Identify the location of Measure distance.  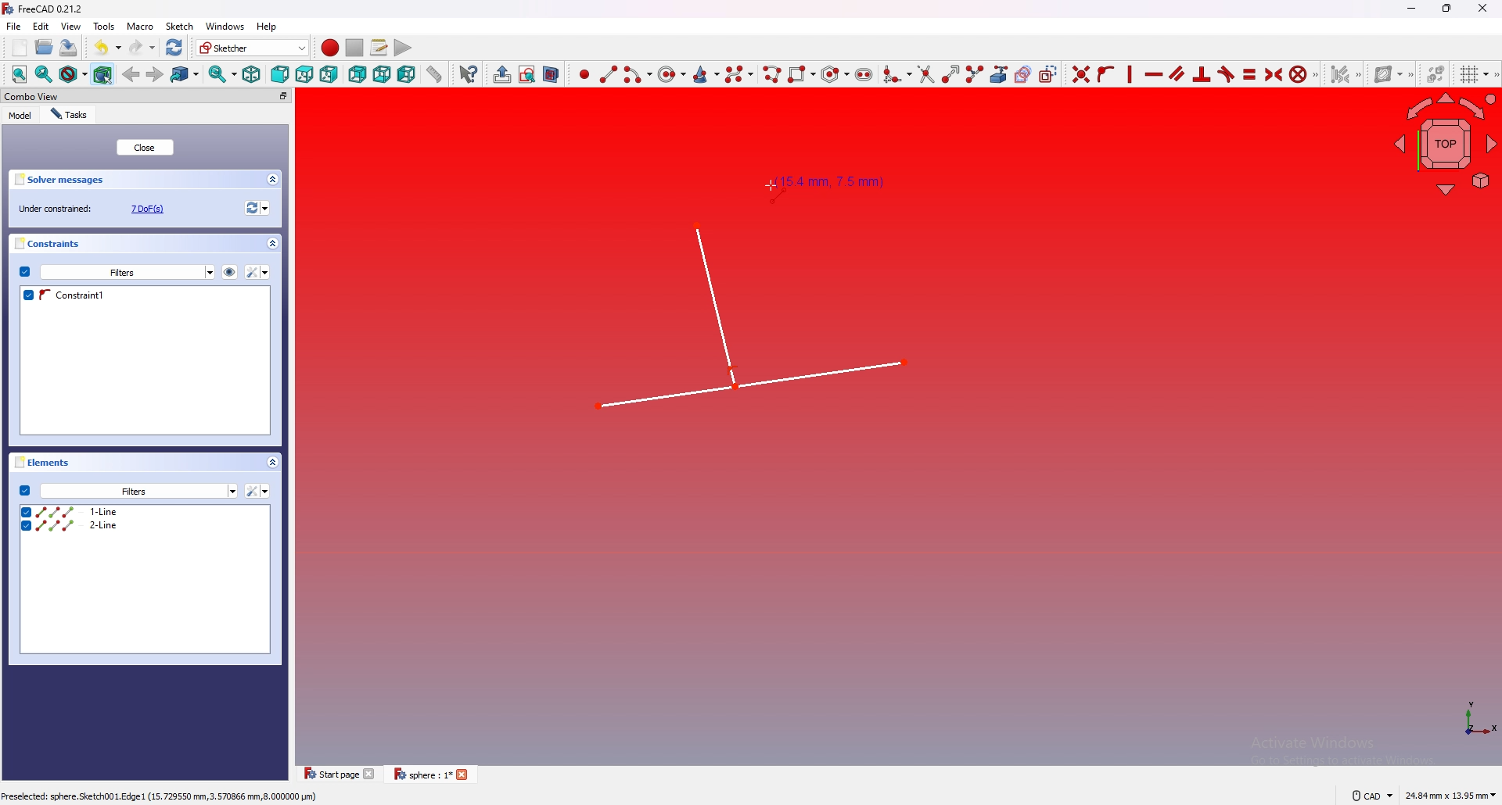
(434, 73).